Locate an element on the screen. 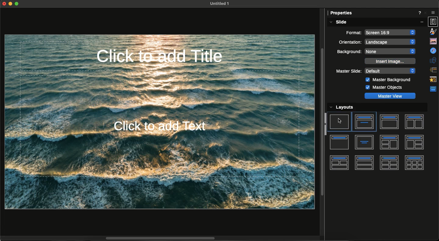  Layouts is located at coordinates (348, 107).